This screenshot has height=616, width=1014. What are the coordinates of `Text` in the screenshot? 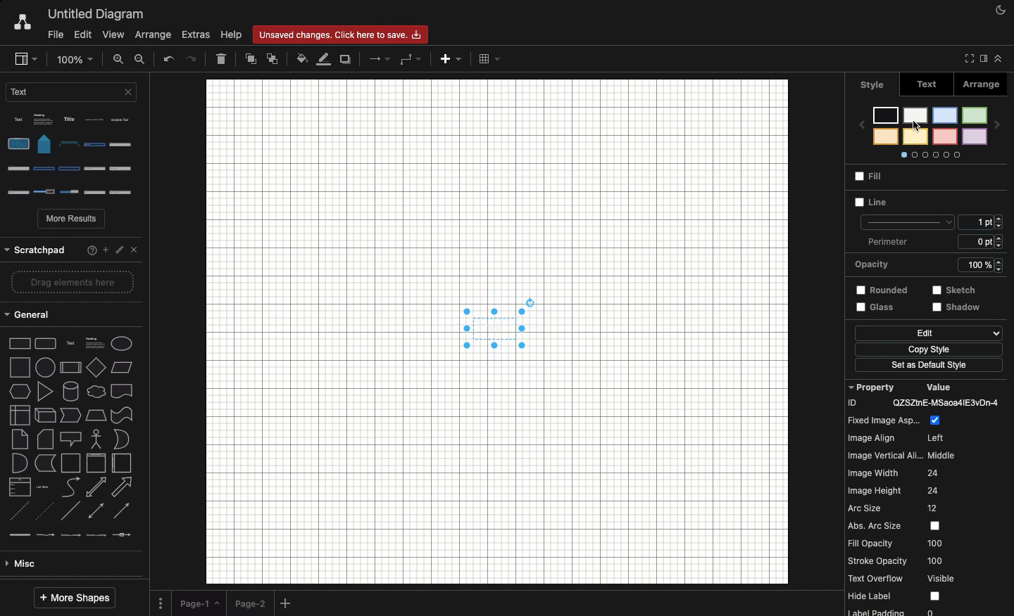 It's located at (927, 86).